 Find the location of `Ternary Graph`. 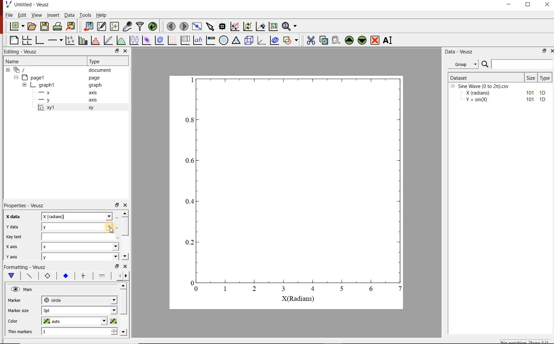

Ternary Graph is located at coordinates (236, 40).